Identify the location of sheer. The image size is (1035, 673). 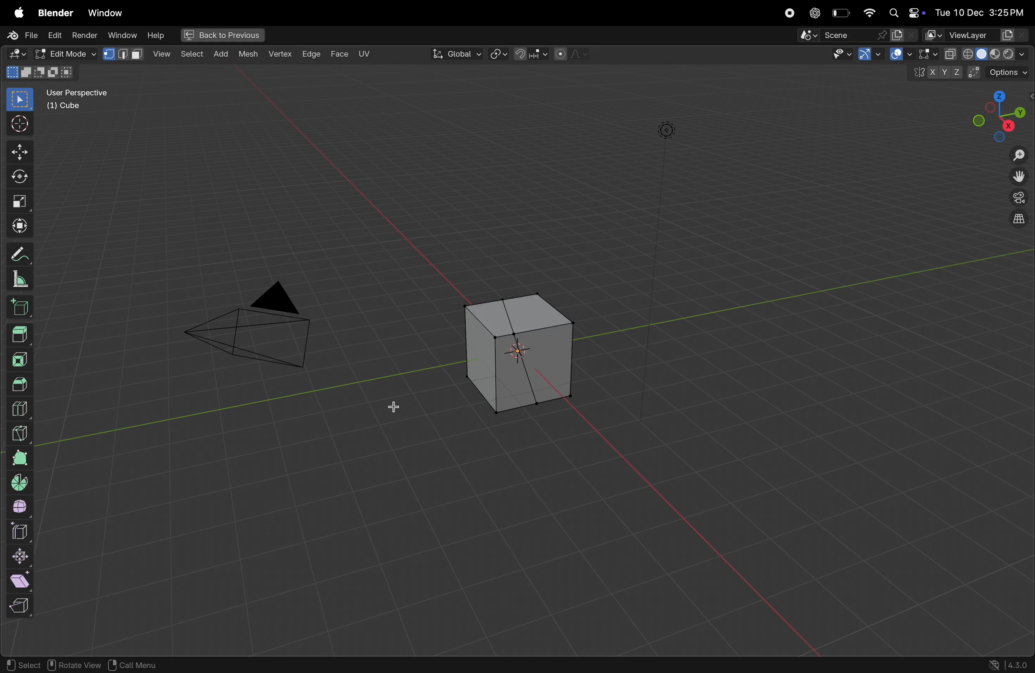
(23, 580).